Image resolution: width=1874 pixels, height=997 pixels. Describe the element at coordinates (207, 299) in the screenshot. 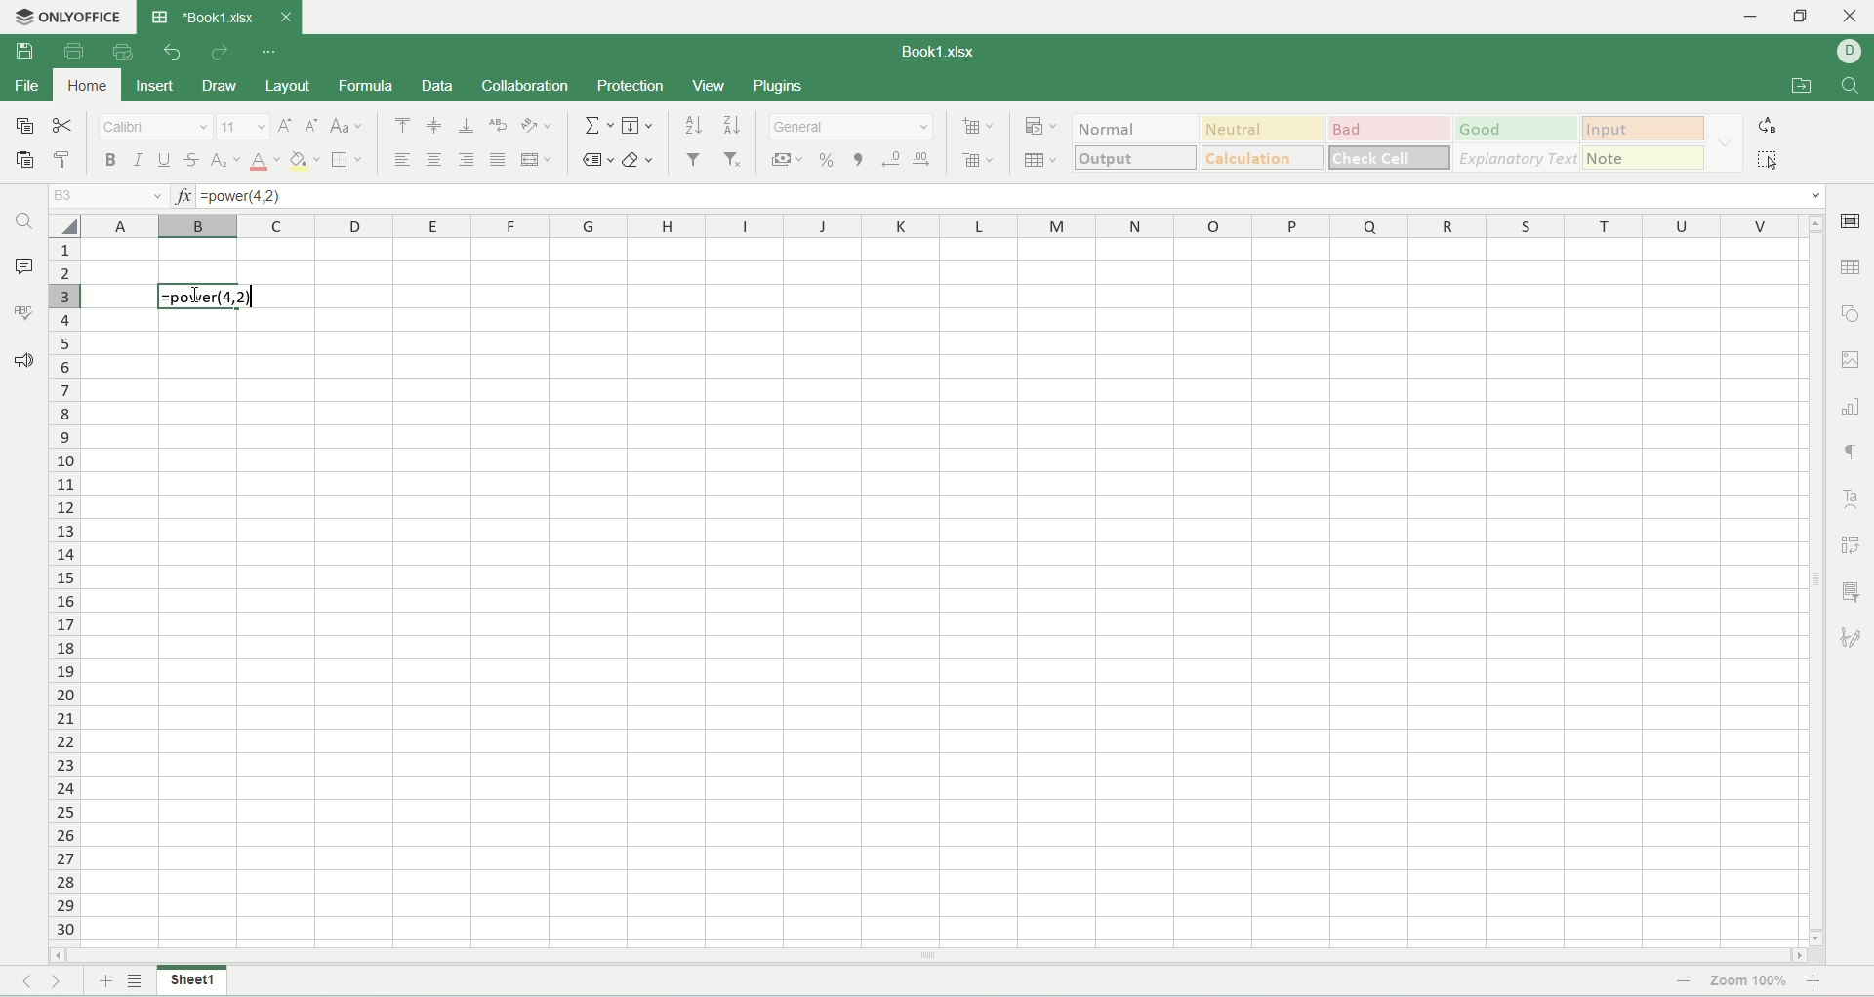

I see `input text` at that location.